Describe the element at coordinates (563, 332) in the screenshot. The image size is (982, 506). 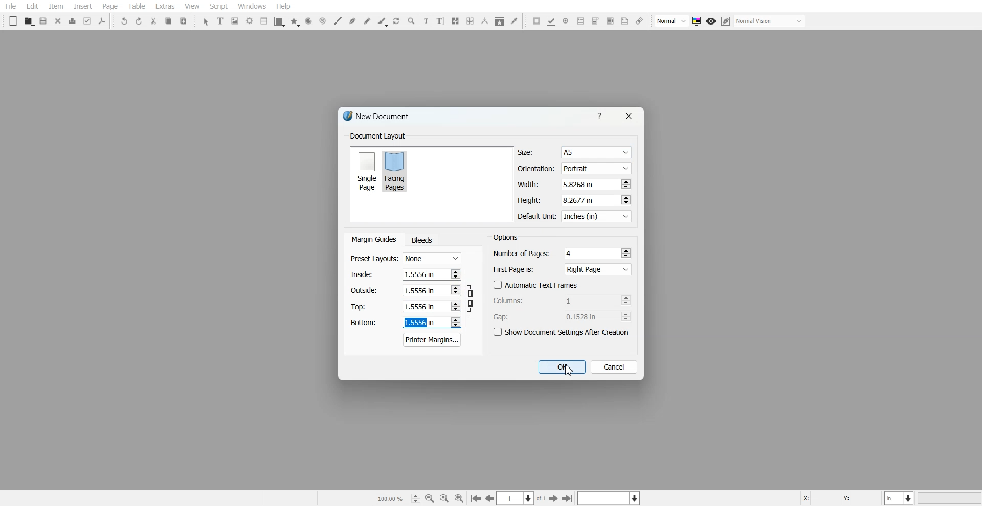
I see `Show Document settings after Creation` at that location.